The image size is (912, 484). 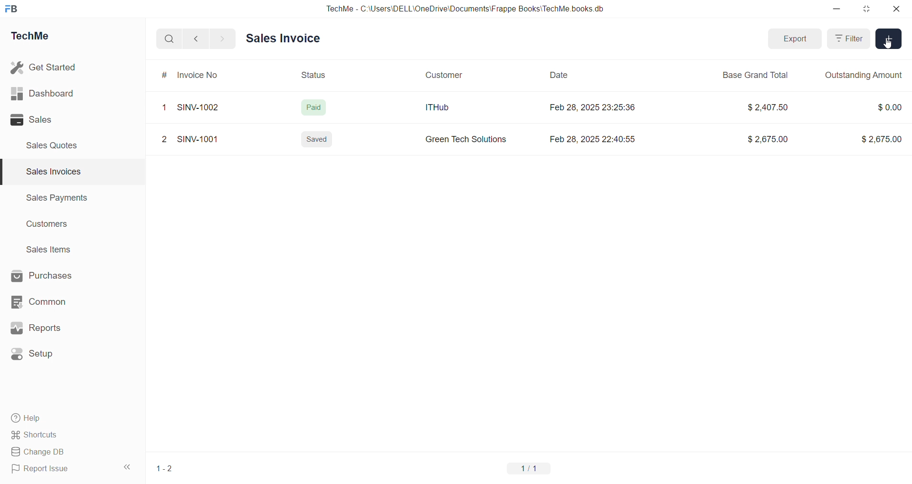 I want to click on Outstanding Amount, so click(x=865, y=76).